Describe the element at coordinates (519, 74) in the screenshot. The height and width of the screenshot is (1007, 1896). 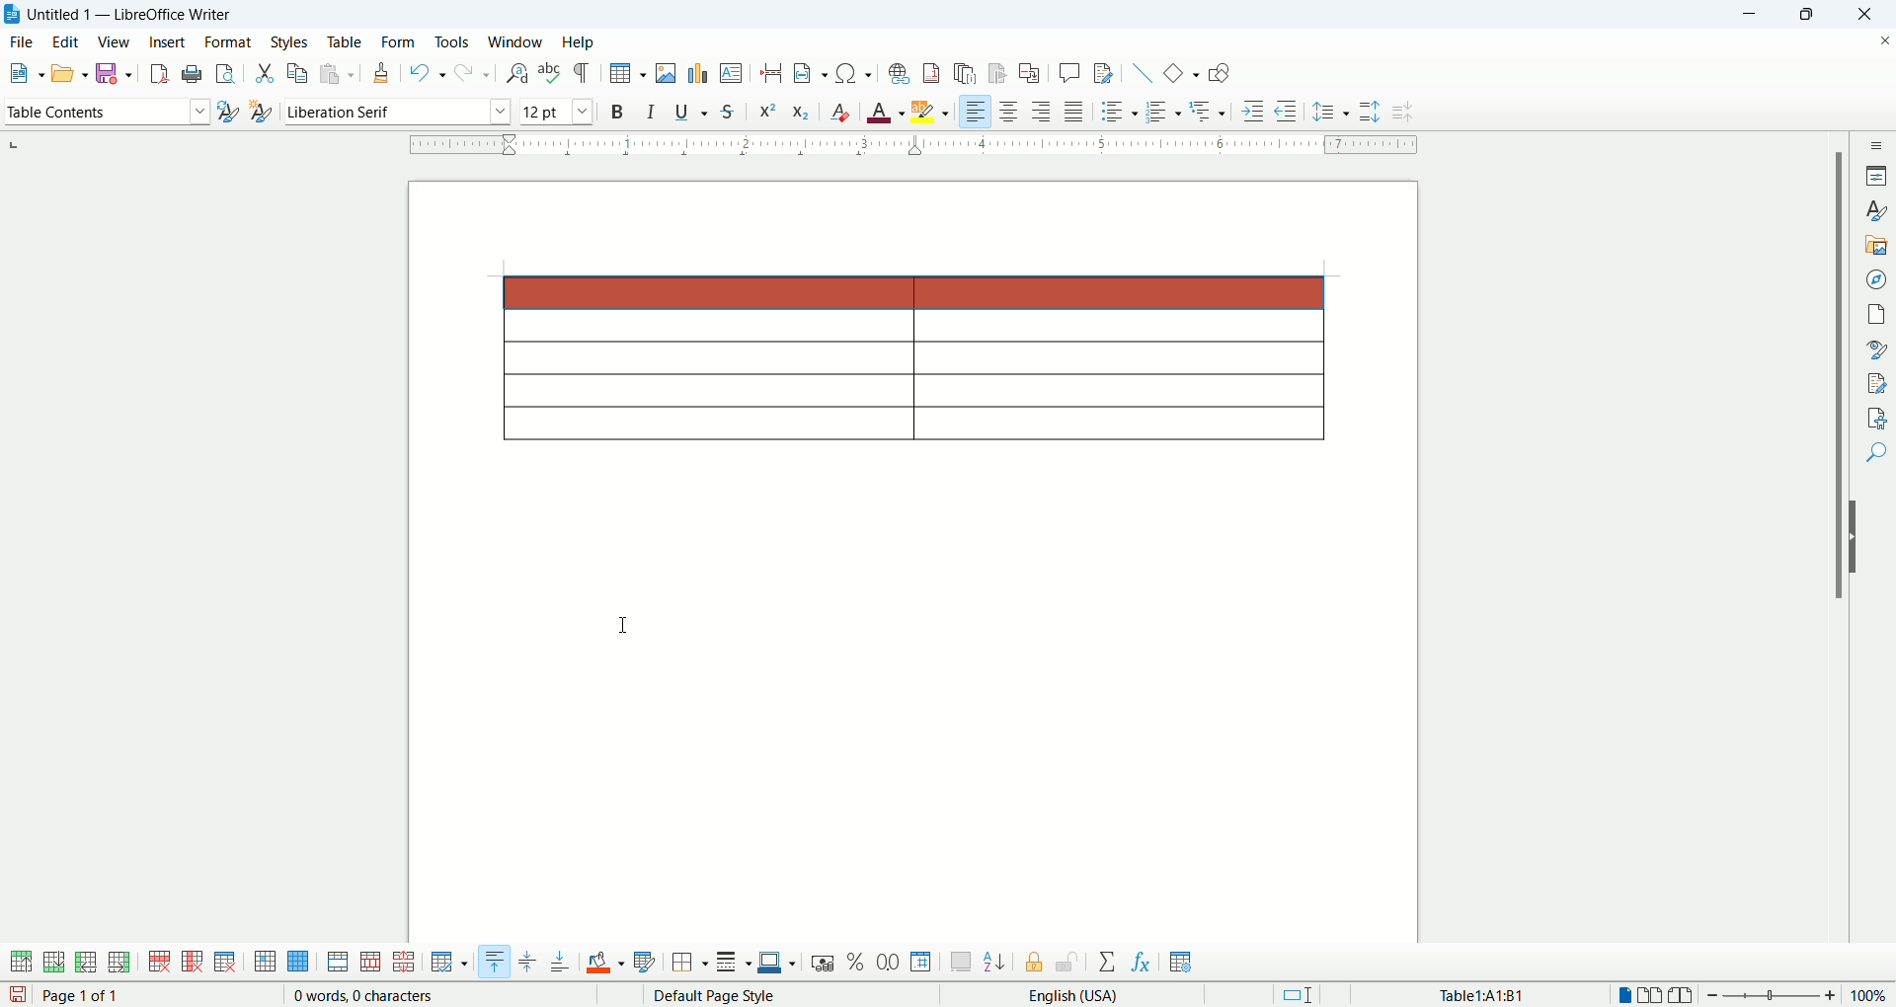
I see `find and replace` at that location.